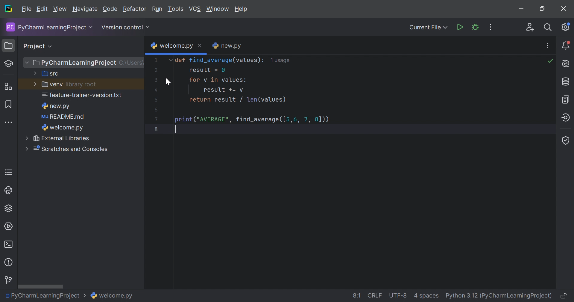 The image size is (574, 302). What do you see at coordinates (9, 171) in the screenshot?
I see `TODO` at bounding box center [9, 171].